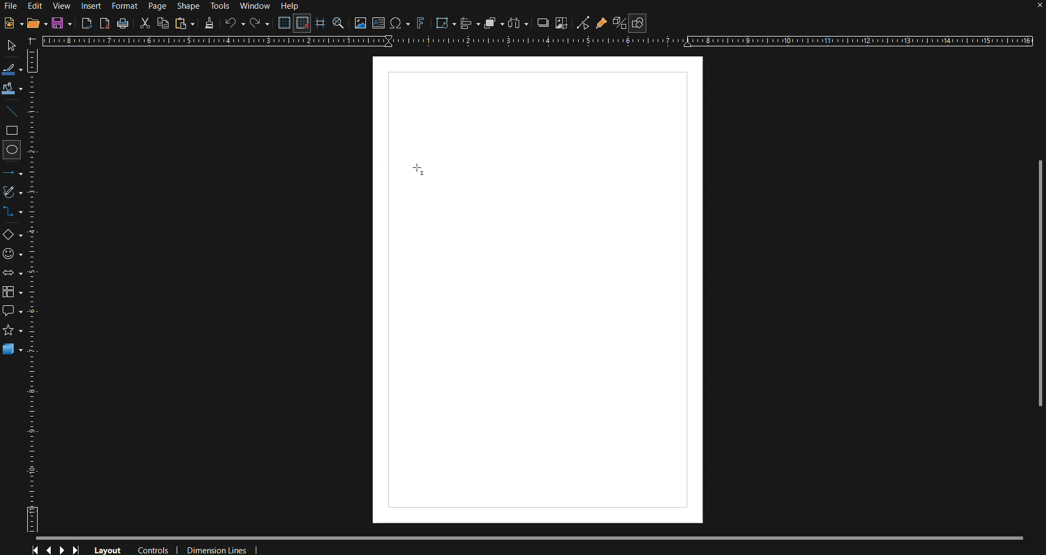 The width and height of the screenshot is (1046, 555). Describe the element at coordinates (292, 7) in the screenshot. I see `Help` at that location.